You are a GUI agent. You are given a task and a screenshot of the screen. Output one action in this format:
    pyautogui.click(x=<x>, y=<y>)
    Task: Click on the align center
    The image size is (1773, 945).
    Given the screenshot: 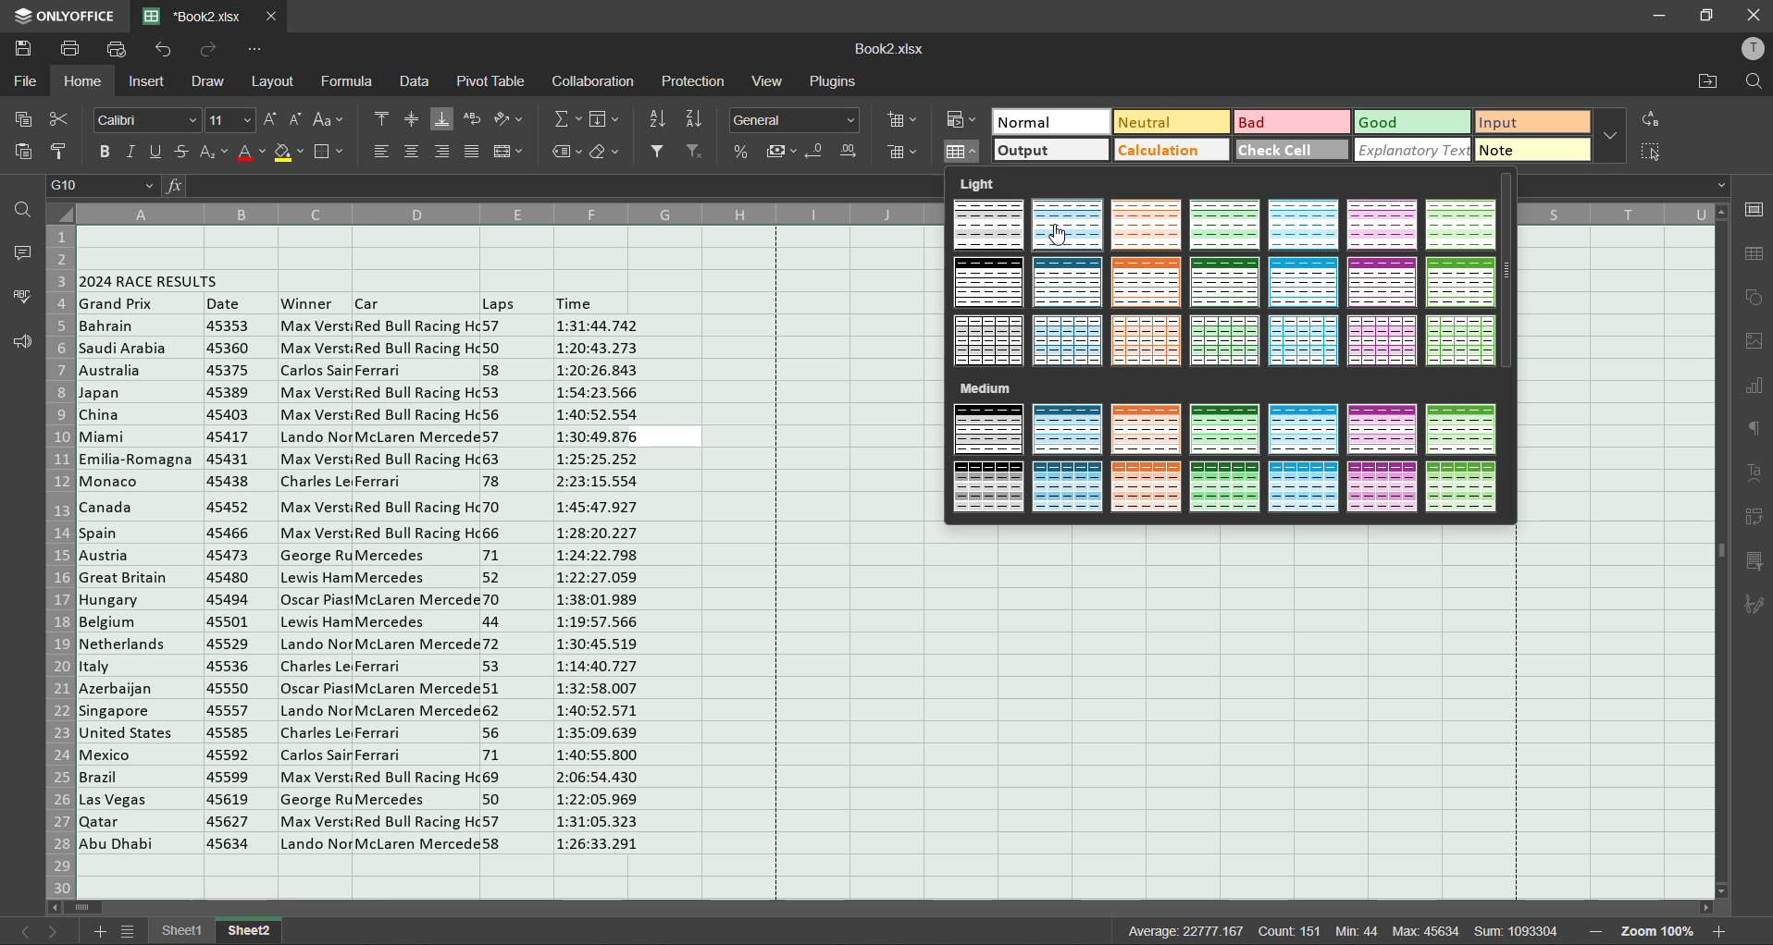 What is the action you would take?
    pyautogui.click(x=410, y=152)
    